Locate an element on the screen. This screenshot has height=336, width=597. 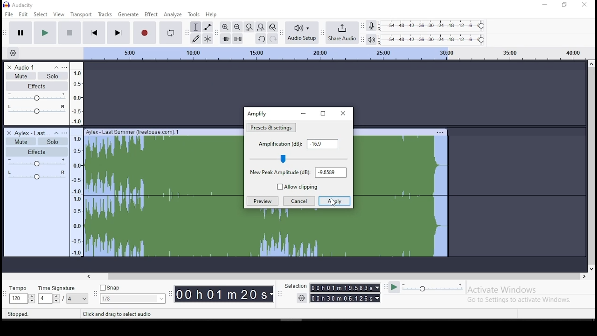
rime signature is located at coordinates (63, 295).